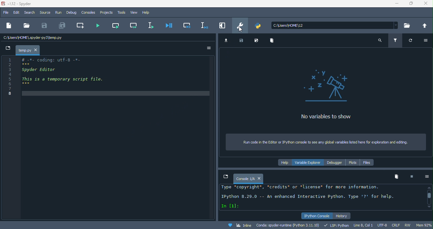  I want to click on temp.py, so click(25, 50).